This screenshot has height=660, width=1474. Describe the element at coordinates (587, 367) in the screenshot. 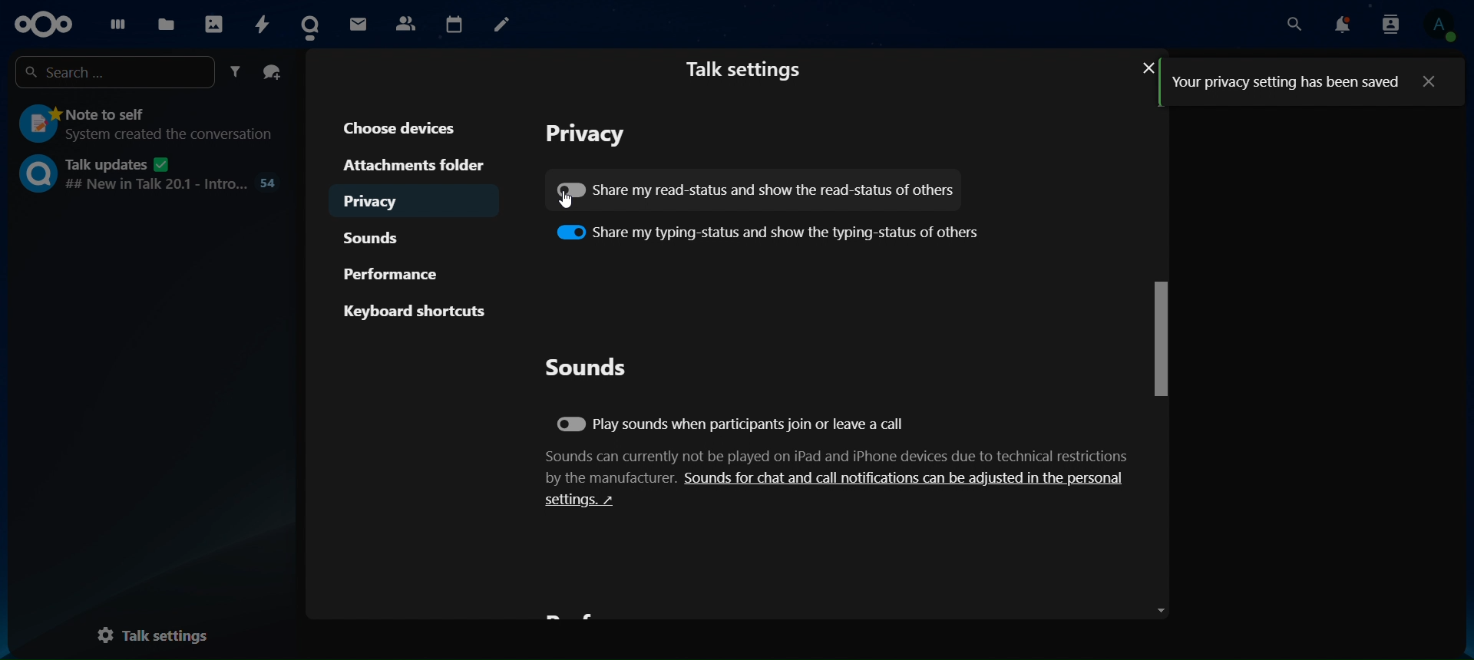

I see `sounds` at that location.